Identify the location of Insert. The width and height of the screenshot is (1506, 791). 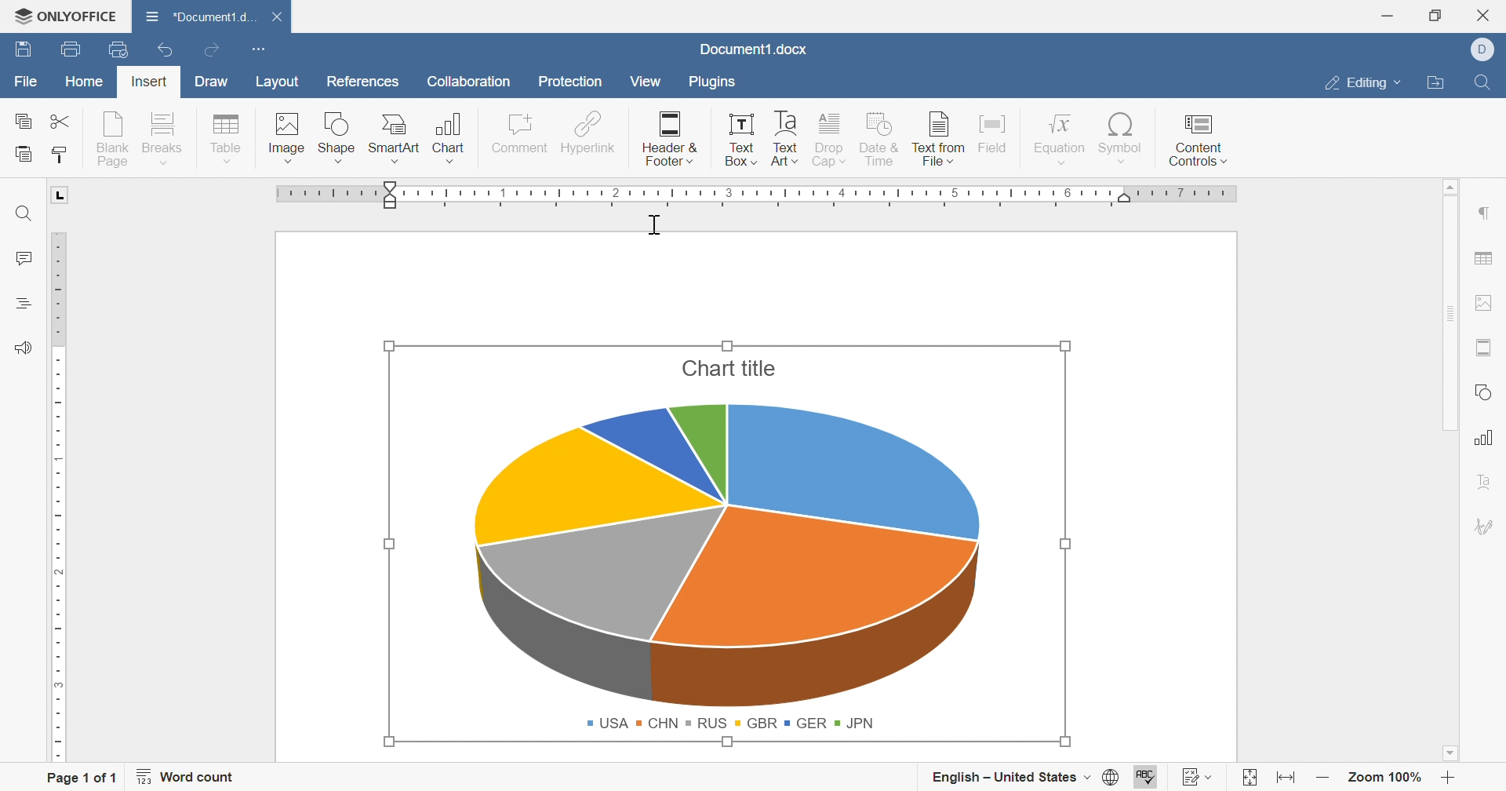
(150, 82).